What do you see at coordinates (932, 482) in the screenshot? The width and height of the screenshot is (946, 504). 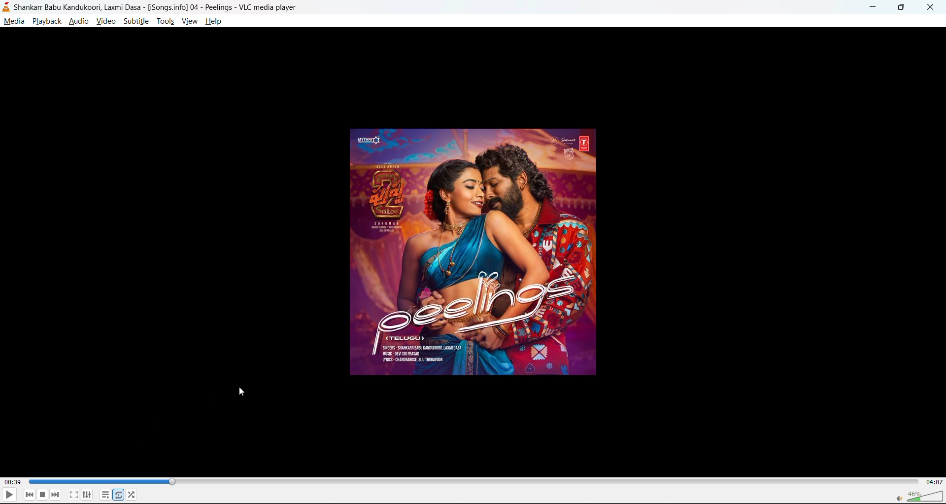 I see `04:07` at bounding box center [932, 482].